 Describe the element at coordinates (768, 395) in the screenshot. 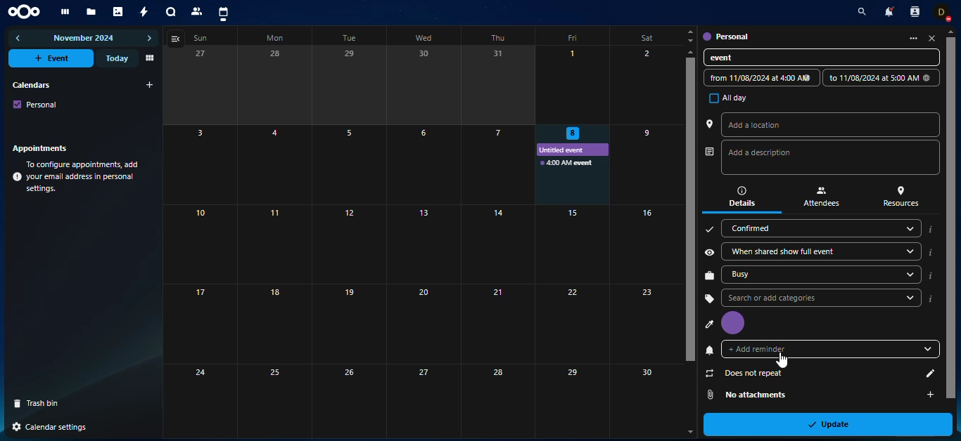

I see `no attachments` at that location.